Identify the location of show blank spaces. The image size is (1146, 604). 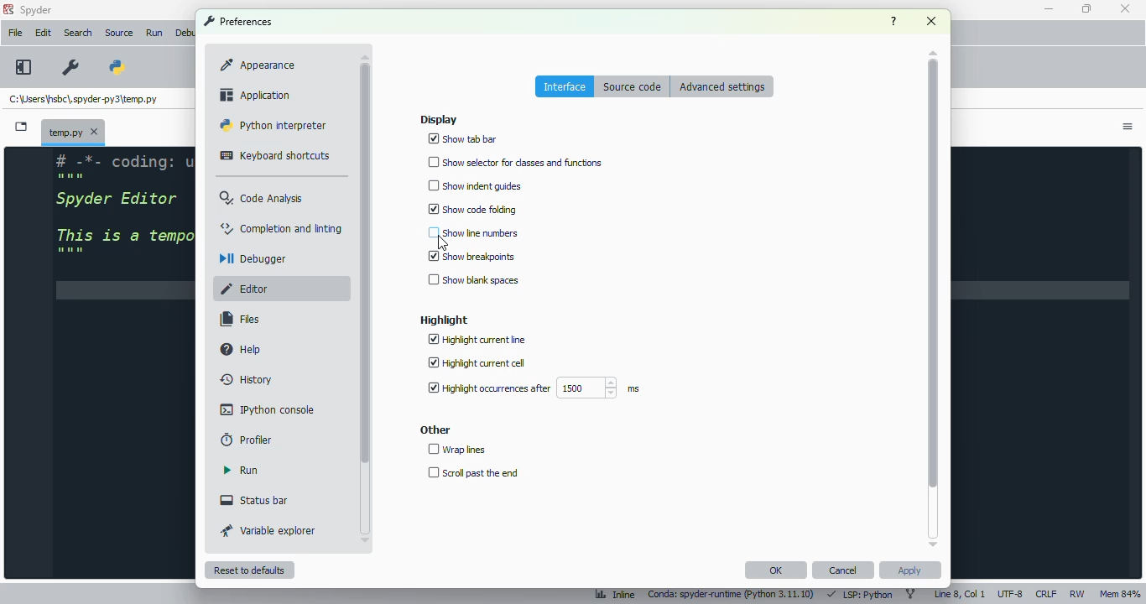
(472, 281).